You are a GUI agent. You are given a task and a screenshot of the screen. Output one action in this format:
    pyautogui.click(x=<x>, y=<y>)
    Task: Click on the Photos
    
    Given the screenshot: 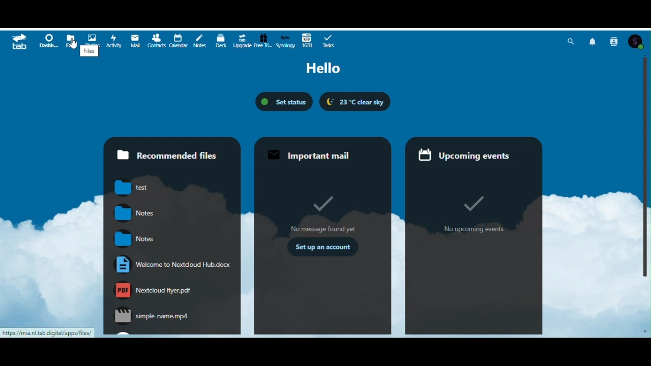 What is the action you would take?
    pyautogui.click(x=95, y=37)
    